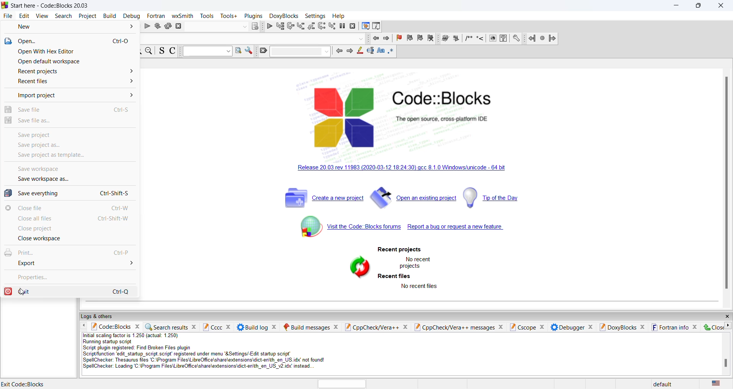 The image size is (733, 389). I want to click on toggle comments, so click(173, 51).